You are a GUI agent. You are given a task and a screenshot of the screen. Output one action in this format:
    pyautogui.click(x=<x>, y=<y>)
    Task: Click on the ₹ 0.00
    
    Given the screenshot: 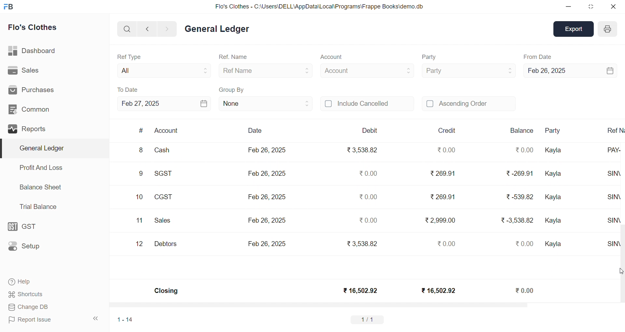 What is the action you would take?
    pyautogui.click(x=445, y=243)
    